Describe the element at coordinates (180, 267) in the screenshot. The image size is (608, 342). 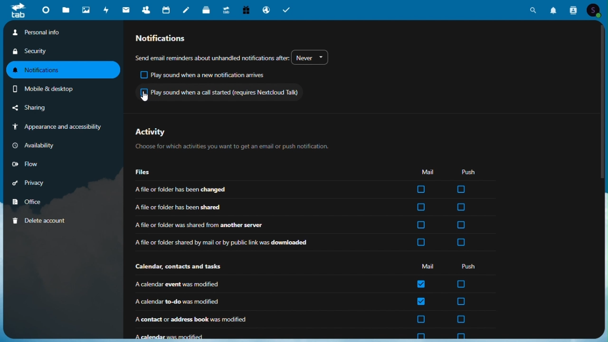
I see `Calendar contacts and tasks` at that location.